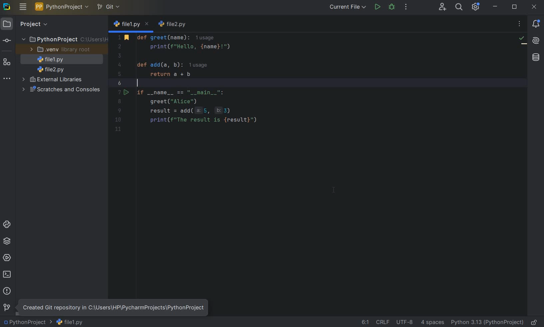 This screenshot has height=327, width=544. What do you see at coordinates (515, 7) in the screenshot?
I see `restore down` at bounding box center [515, 7].